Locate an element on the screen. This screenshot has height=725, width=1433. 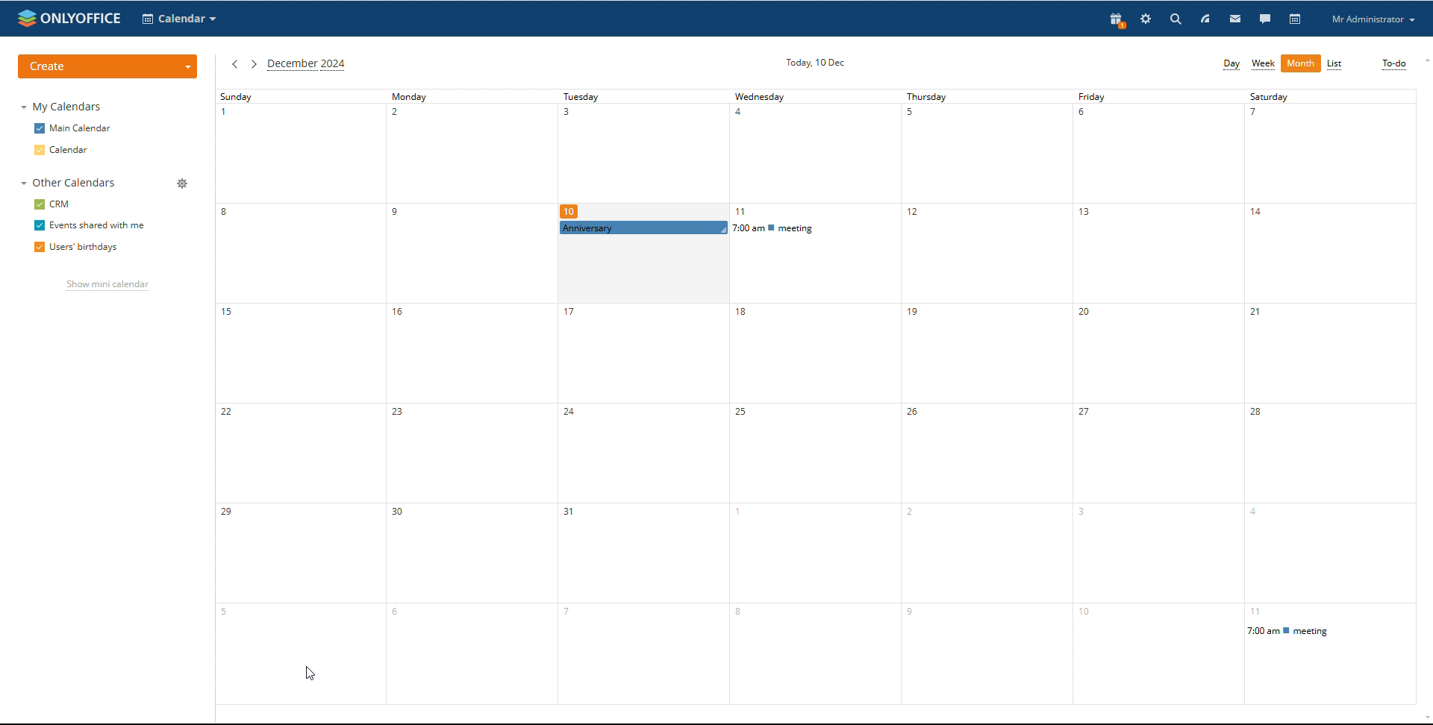
friday is located at coordinates (1153, 397).